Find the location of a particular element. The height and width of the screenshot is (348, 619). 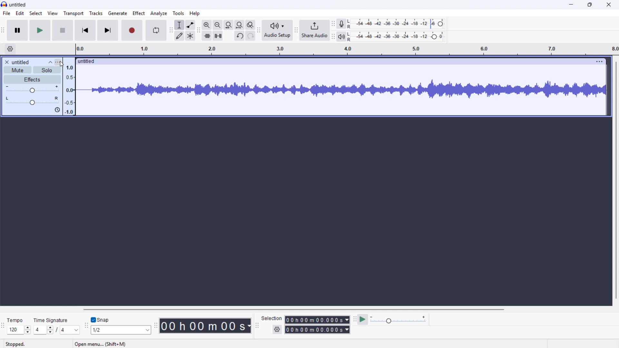

Recording level  is located at coordinates (398, 24).